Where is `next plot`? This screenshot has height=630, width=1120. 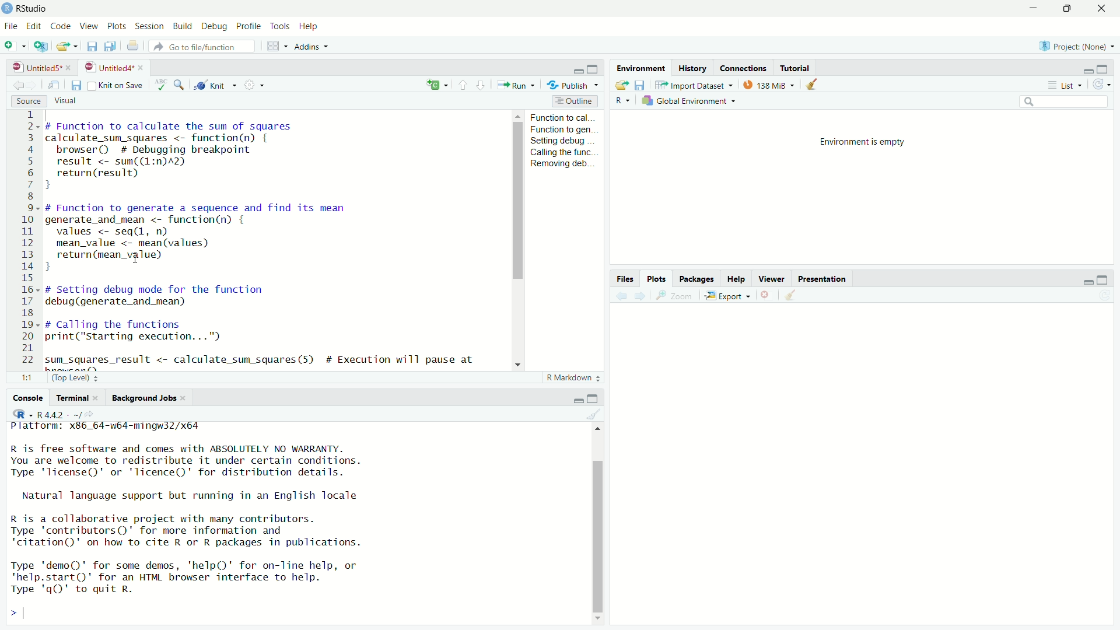 next plot is located at coordinates (643, 296).